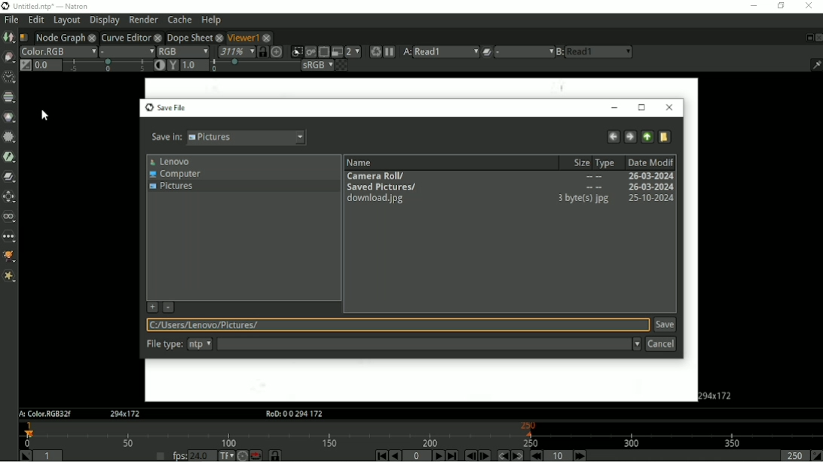 The width and height of the screenshot is (823, 462). What do you see at coordinates (58, 52) in the screenshot?
I see `Layer` at bounding box center [58, 52].